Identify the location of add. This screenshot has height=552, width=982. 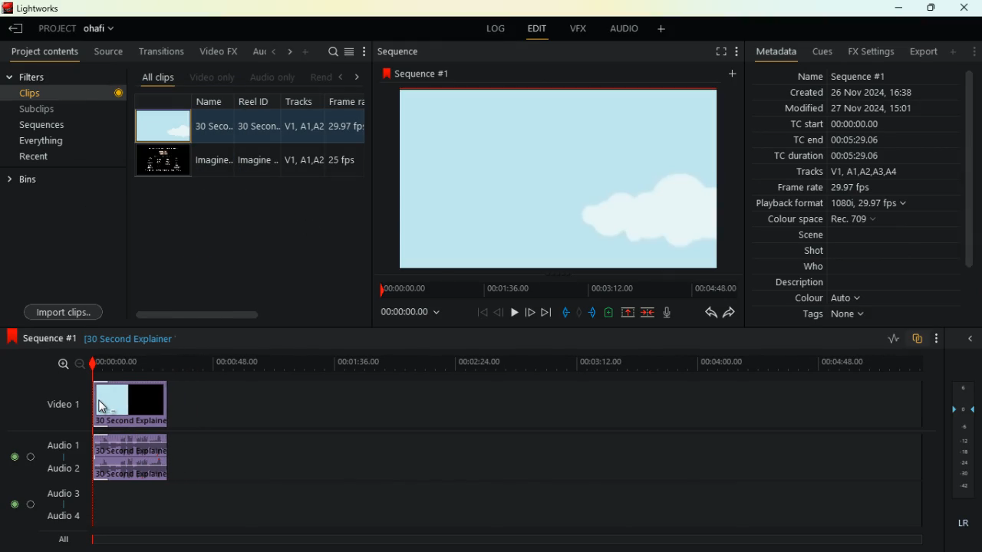
(730, 76).